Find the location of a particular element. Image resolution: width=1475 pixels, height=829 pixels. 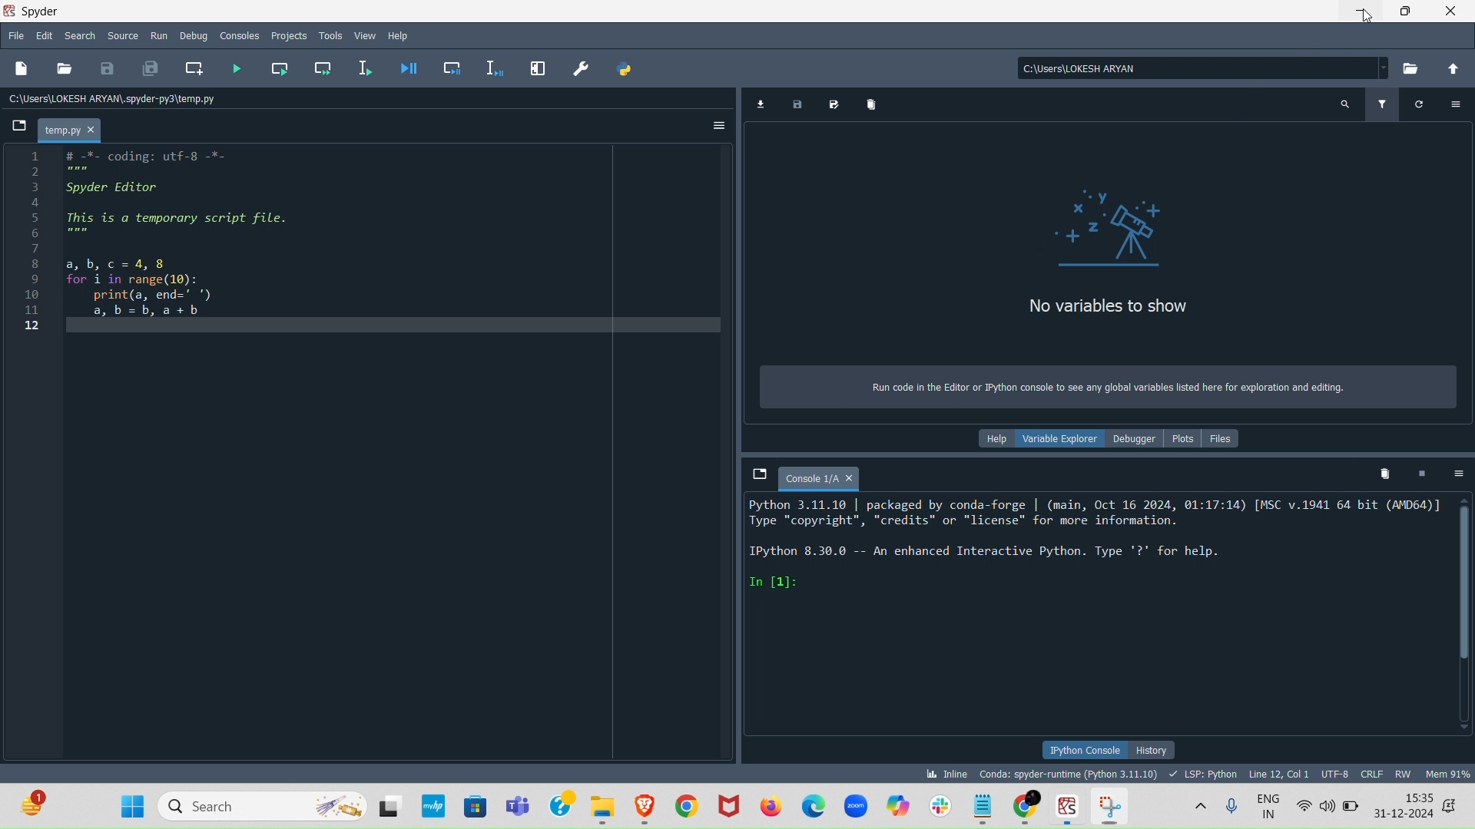

Remove all variables from namespace is located at coordinates (1384, 473).